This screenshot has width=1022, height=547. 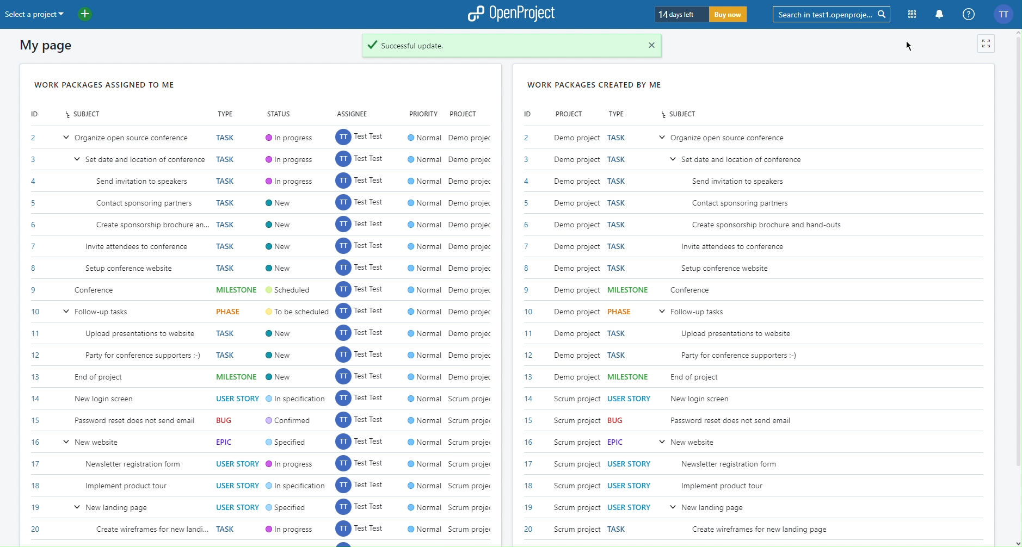 What do you see at coordinates (619, 113) in the screenshot?
I see `Type` at bounding box center [619, 113].